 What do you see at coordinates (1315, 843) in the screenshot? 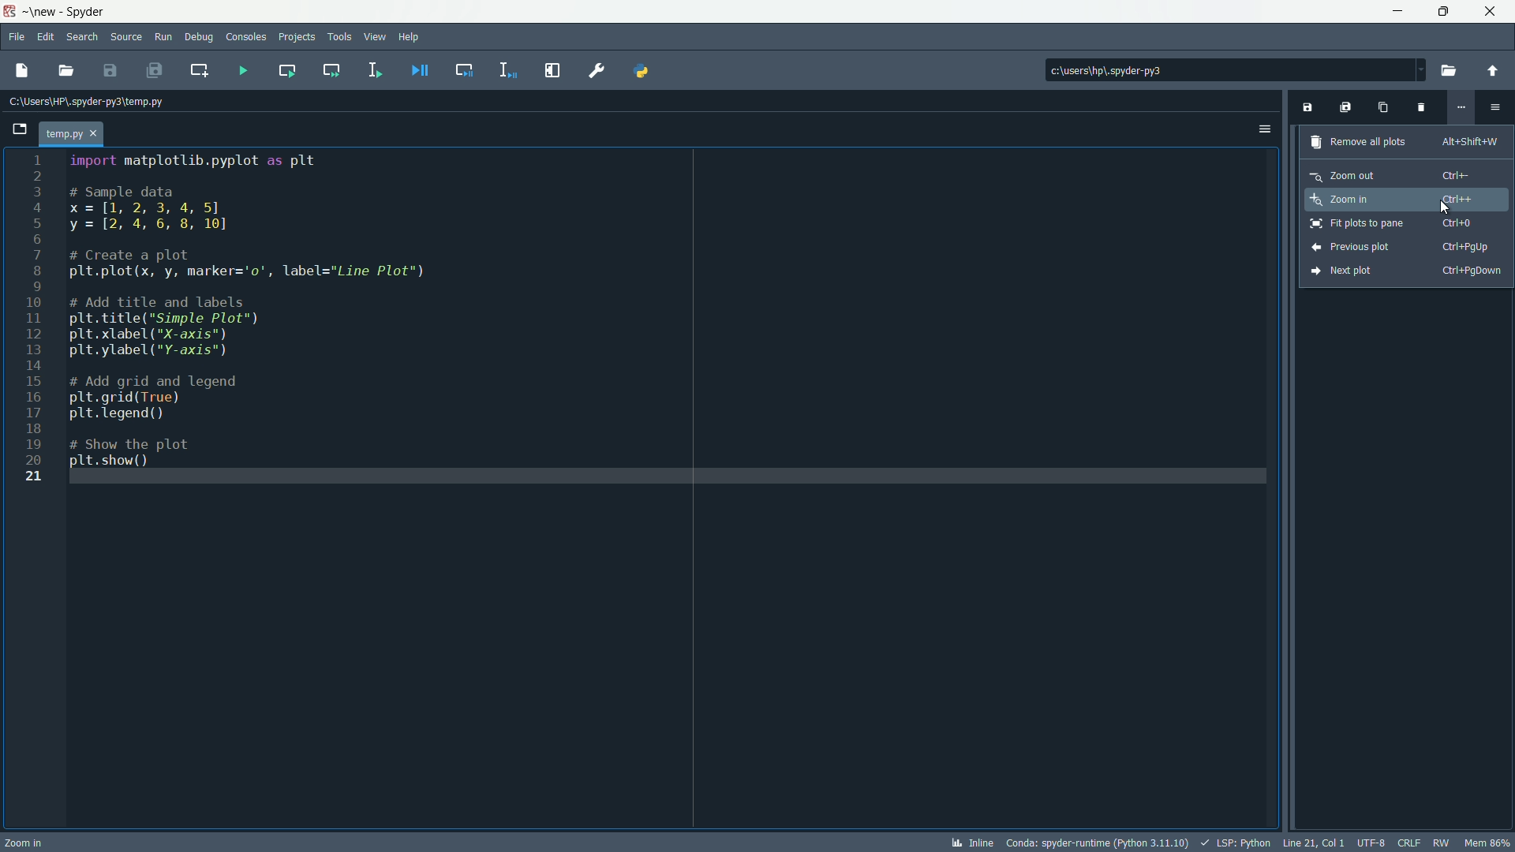
I see `cursor position` at bounding box center [1315, 843].